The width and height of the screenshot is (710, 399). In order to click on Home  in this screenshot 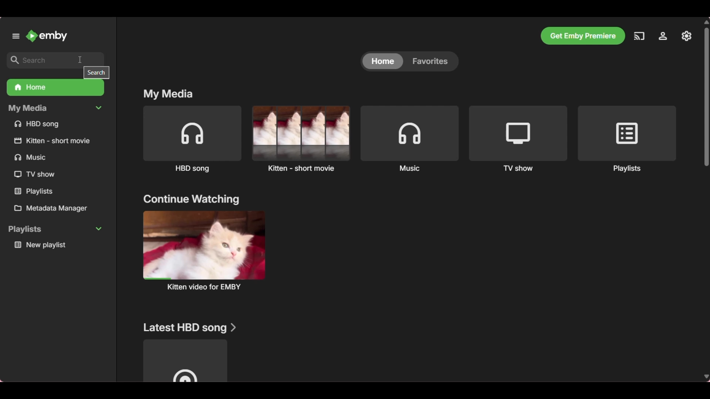, I will do `click(55, 88)`.